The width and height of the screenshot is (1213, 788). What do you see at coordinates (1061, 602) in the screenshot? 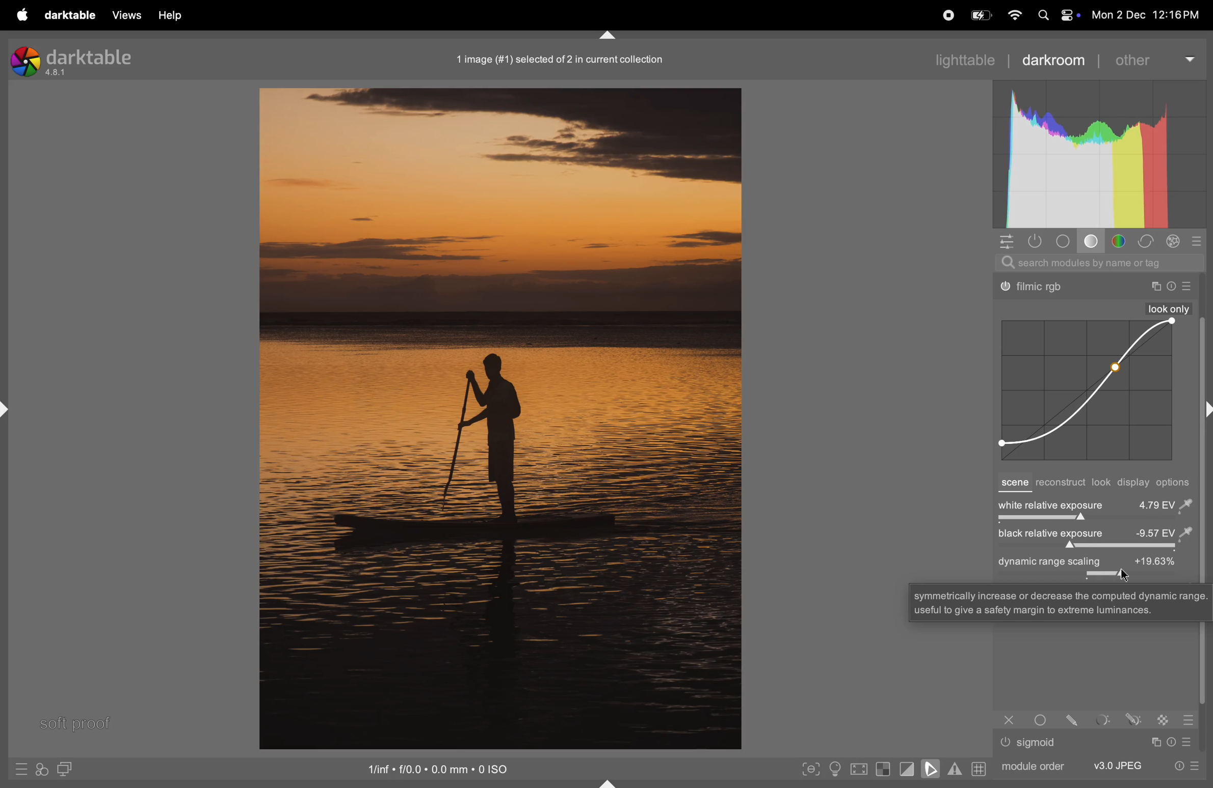
I see `` at bounding box center [1061, 602].